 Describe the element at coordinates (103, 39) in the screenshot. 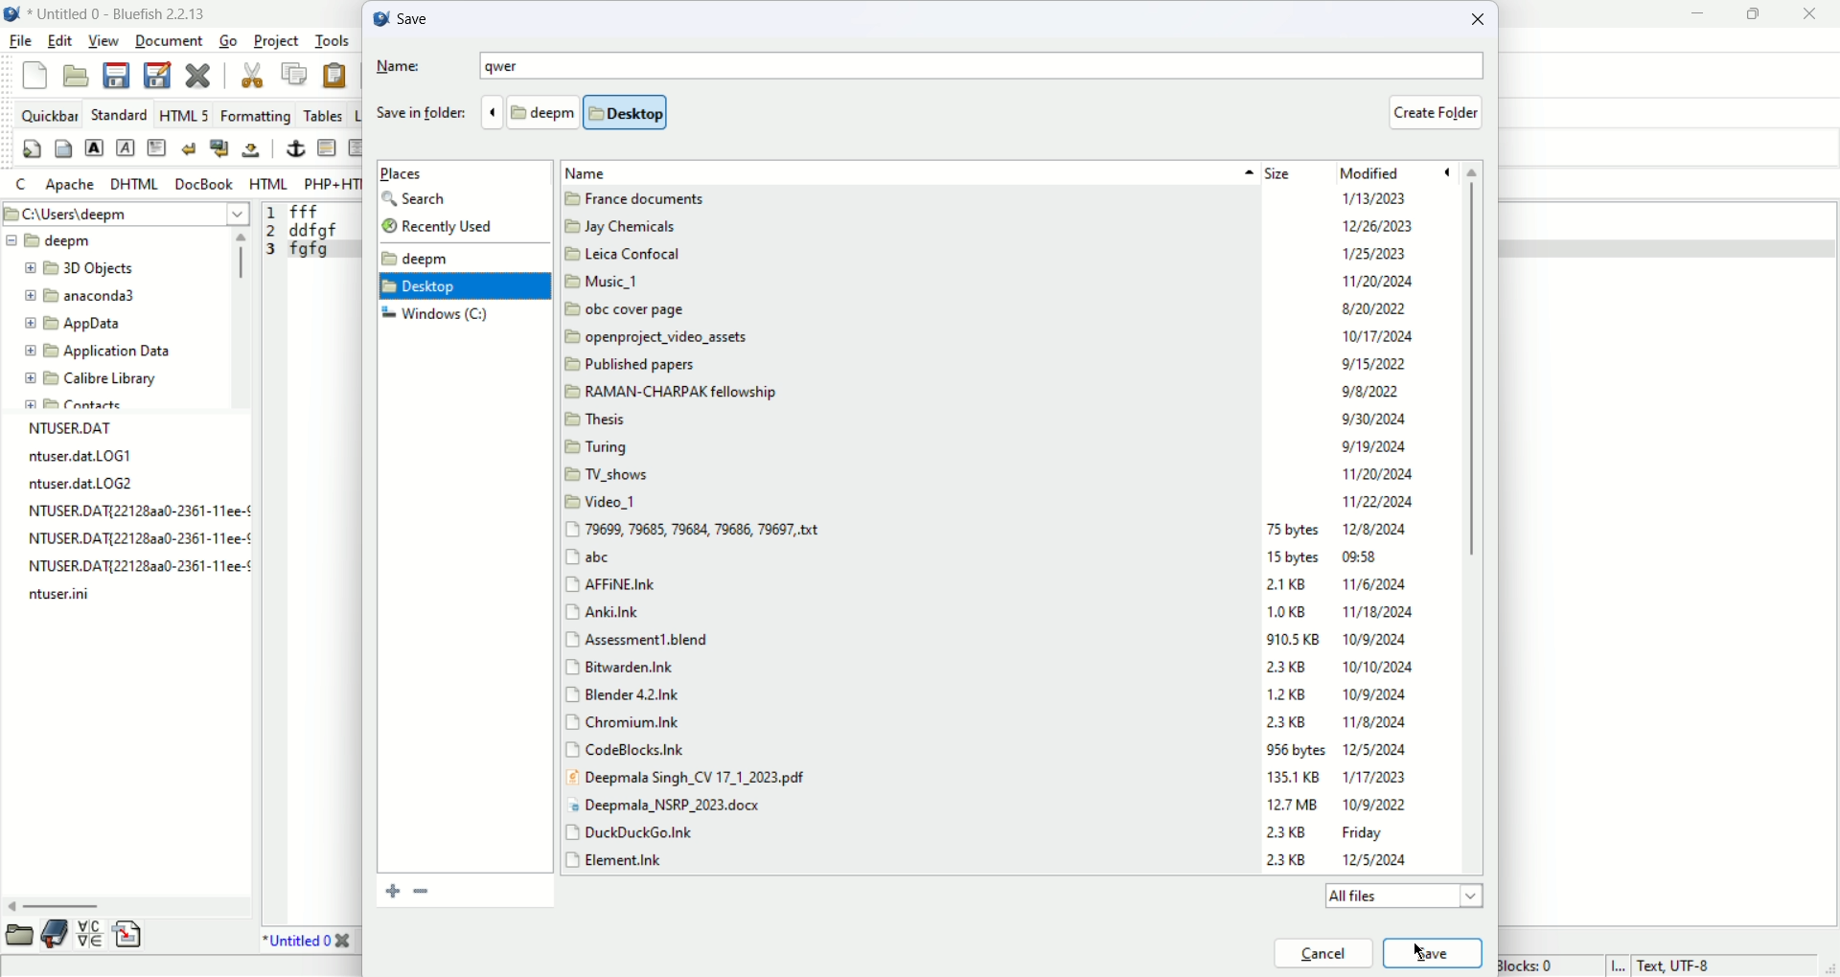

I see `view` at that location.